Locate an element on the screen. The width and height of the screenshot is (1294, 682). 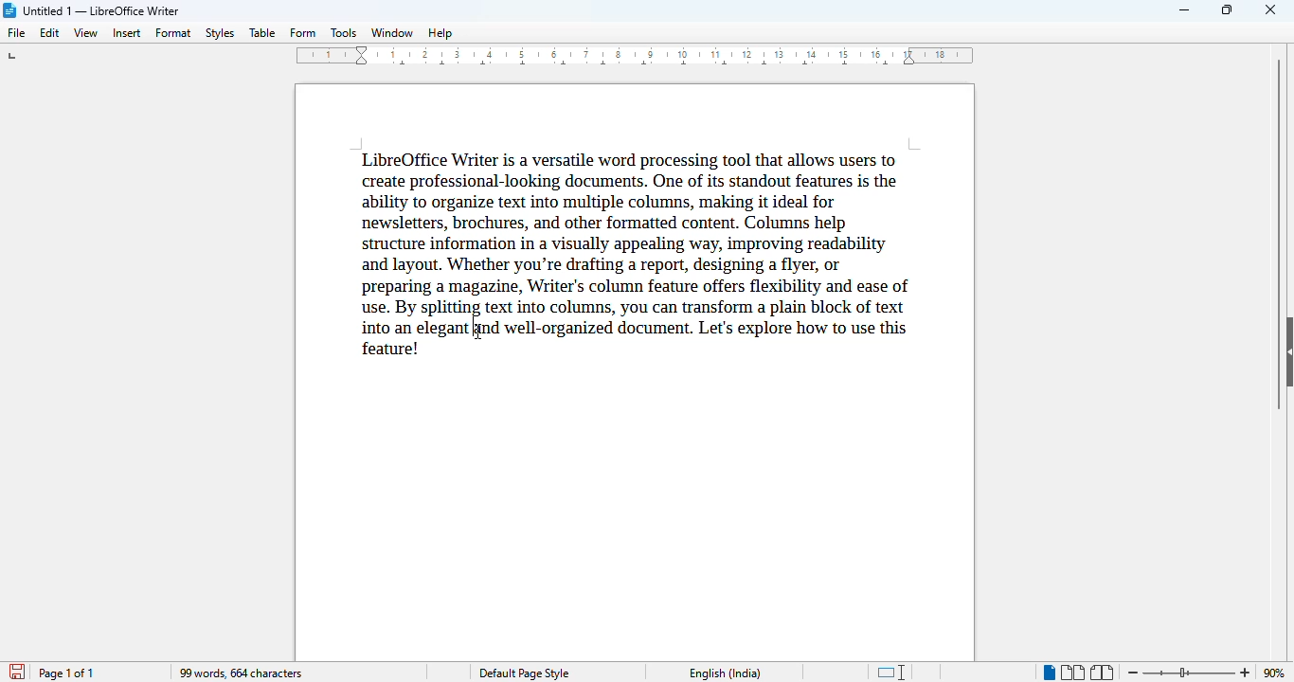
view is located at coordinates (85, 33).